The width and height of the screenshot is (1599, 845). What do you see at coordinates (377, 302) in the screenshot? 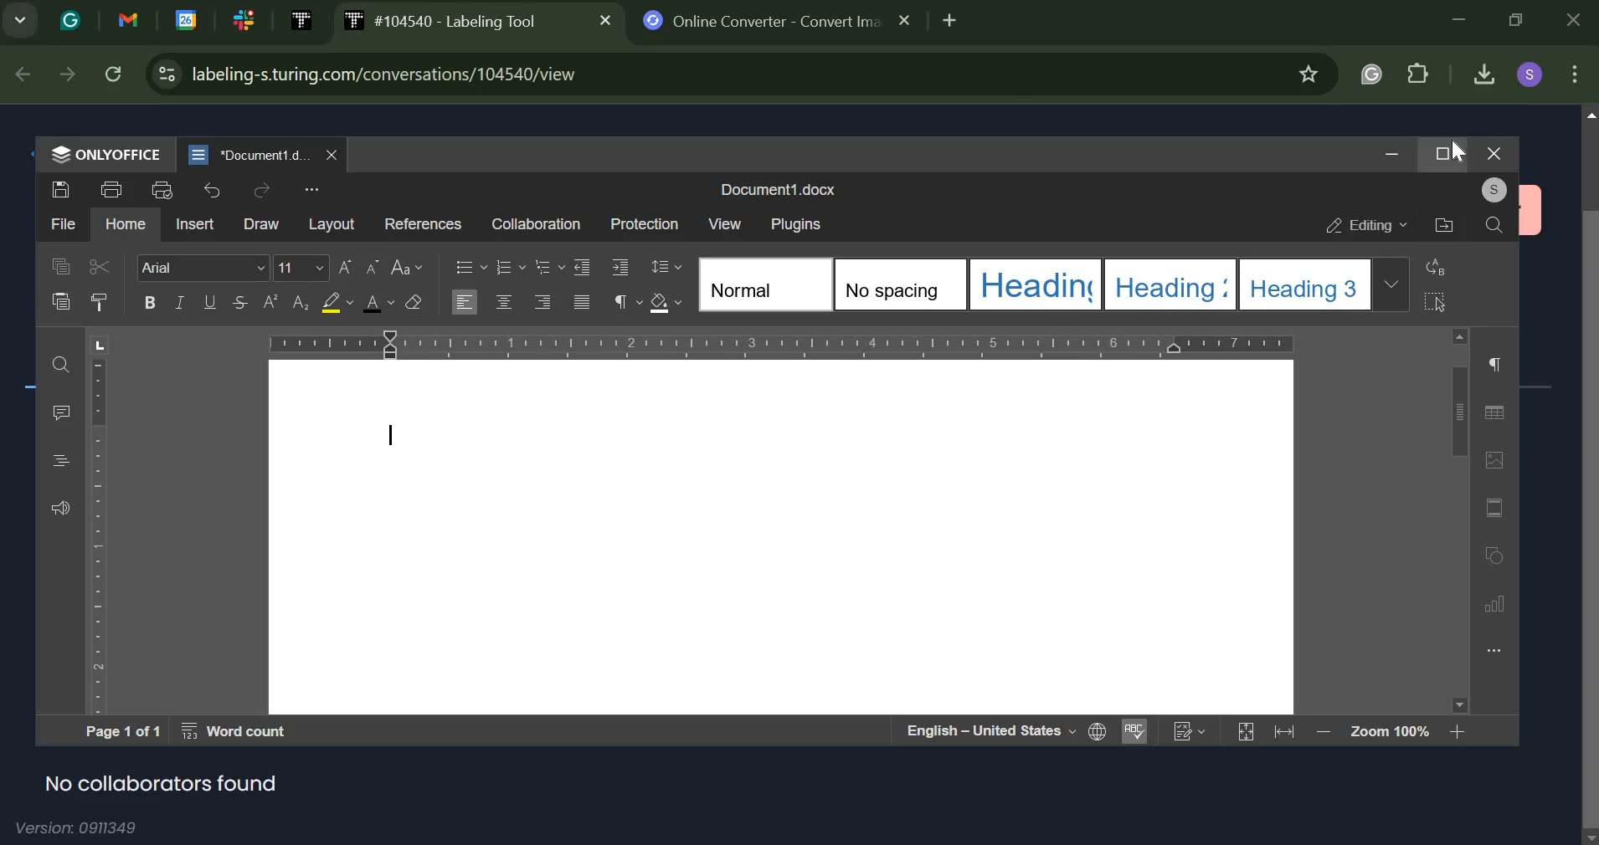
I see `text color` at bounding box center [377, 302].